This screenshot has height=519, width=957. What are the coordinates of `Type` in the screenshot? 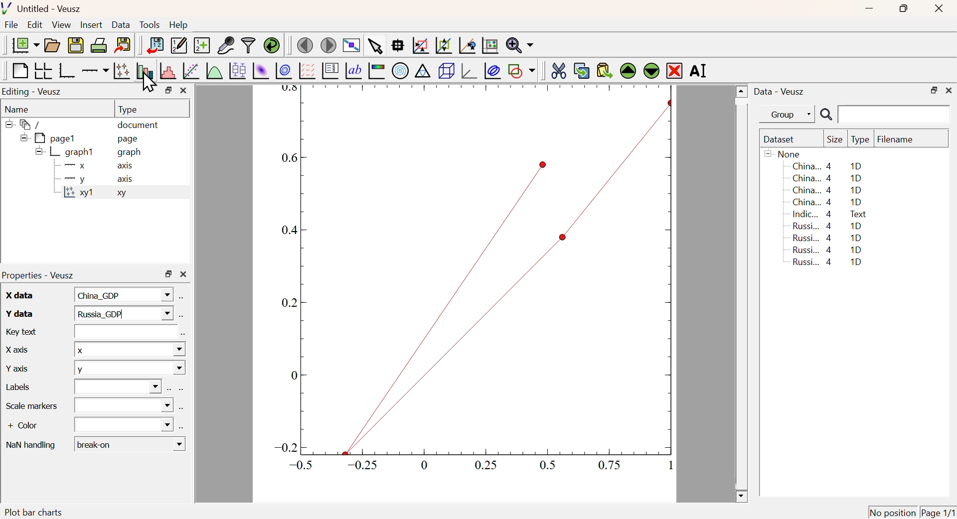 It's located at (128, 110).